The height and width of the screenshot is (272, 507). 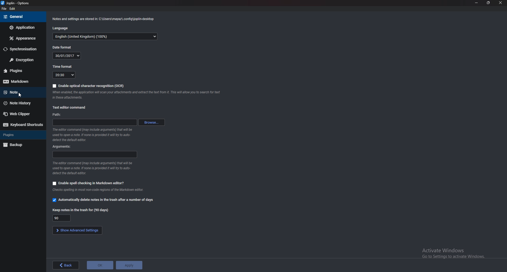 What do you see at coordinates (77, 230) in the screenshot?
I see `show advanced settings` at bounding box center [77, 230].